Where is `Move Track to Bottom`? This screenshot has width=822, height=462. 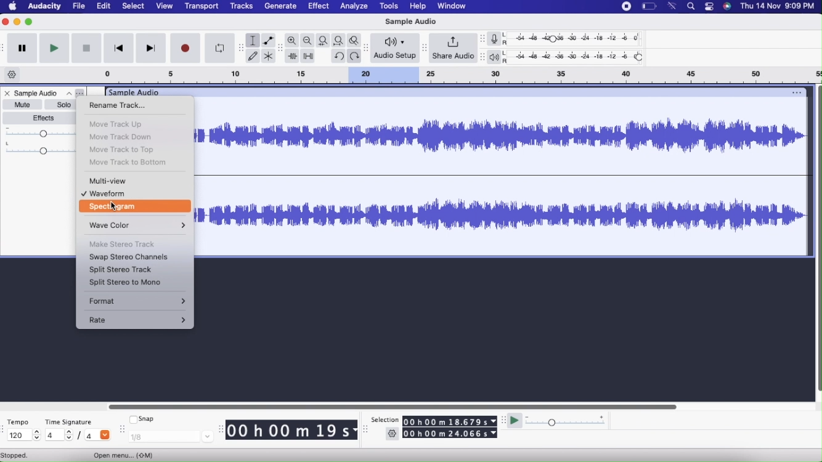 Move Track to Bottom is located at coordinates (129, 163).